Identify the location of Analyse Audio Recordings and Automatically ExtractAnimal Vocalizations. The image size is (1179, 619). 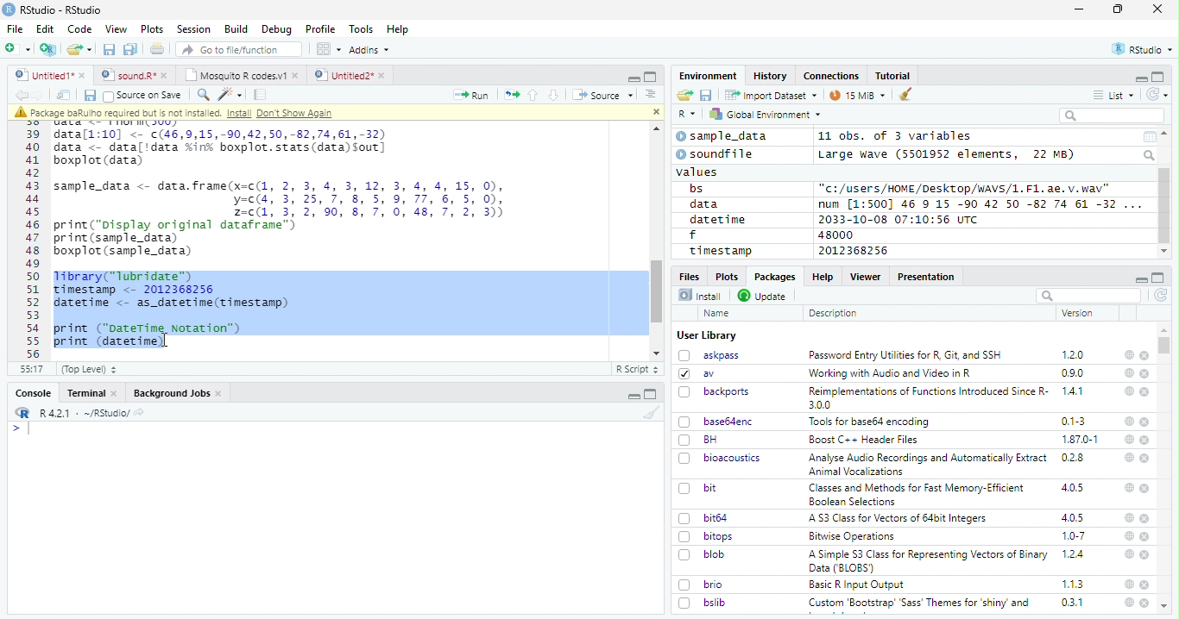
(924, 464).